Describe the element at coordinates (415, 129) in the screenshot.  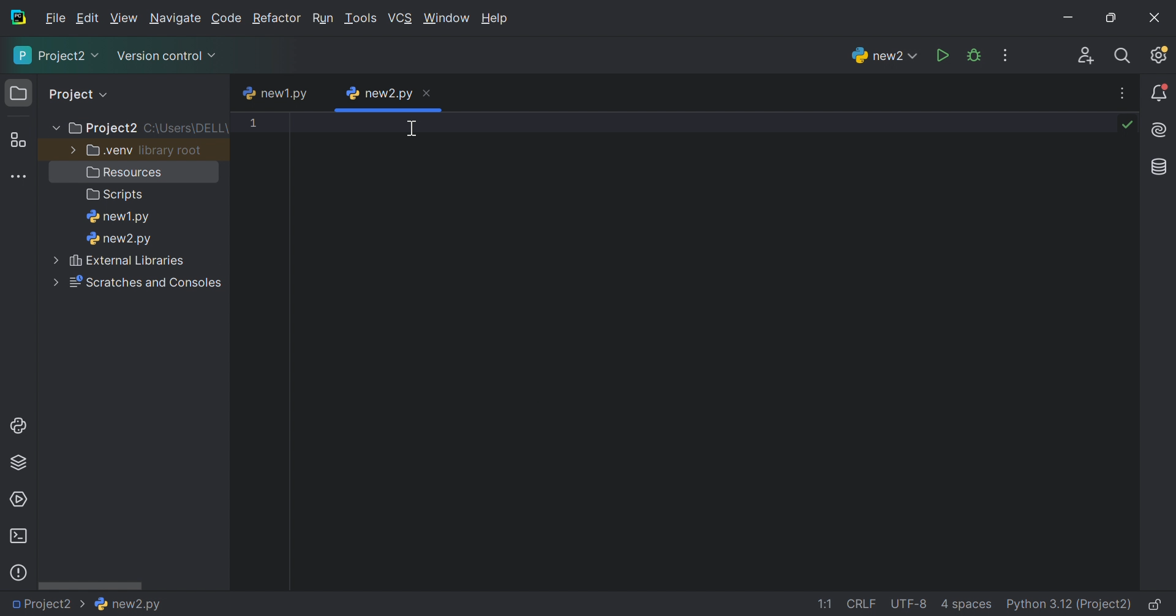
I see `Cursor` at that location.